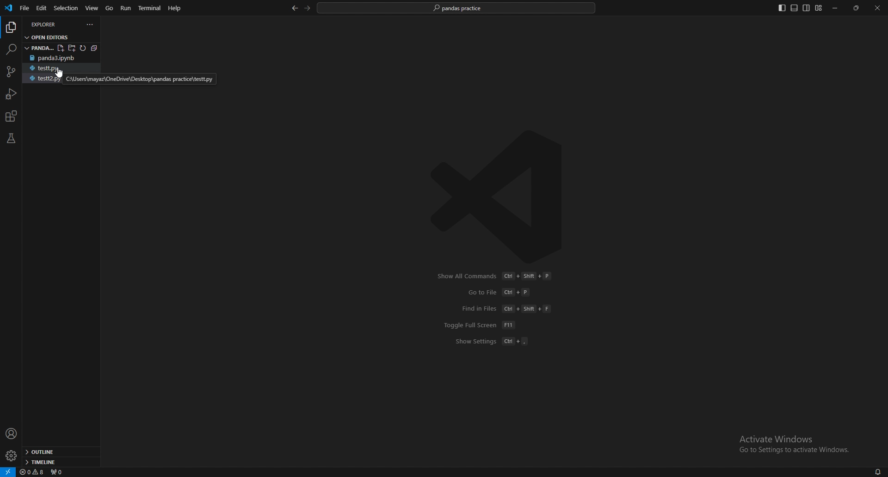 The width and height of the screenshot is (888, 477). I want to click on timeline, so click(60, 461).